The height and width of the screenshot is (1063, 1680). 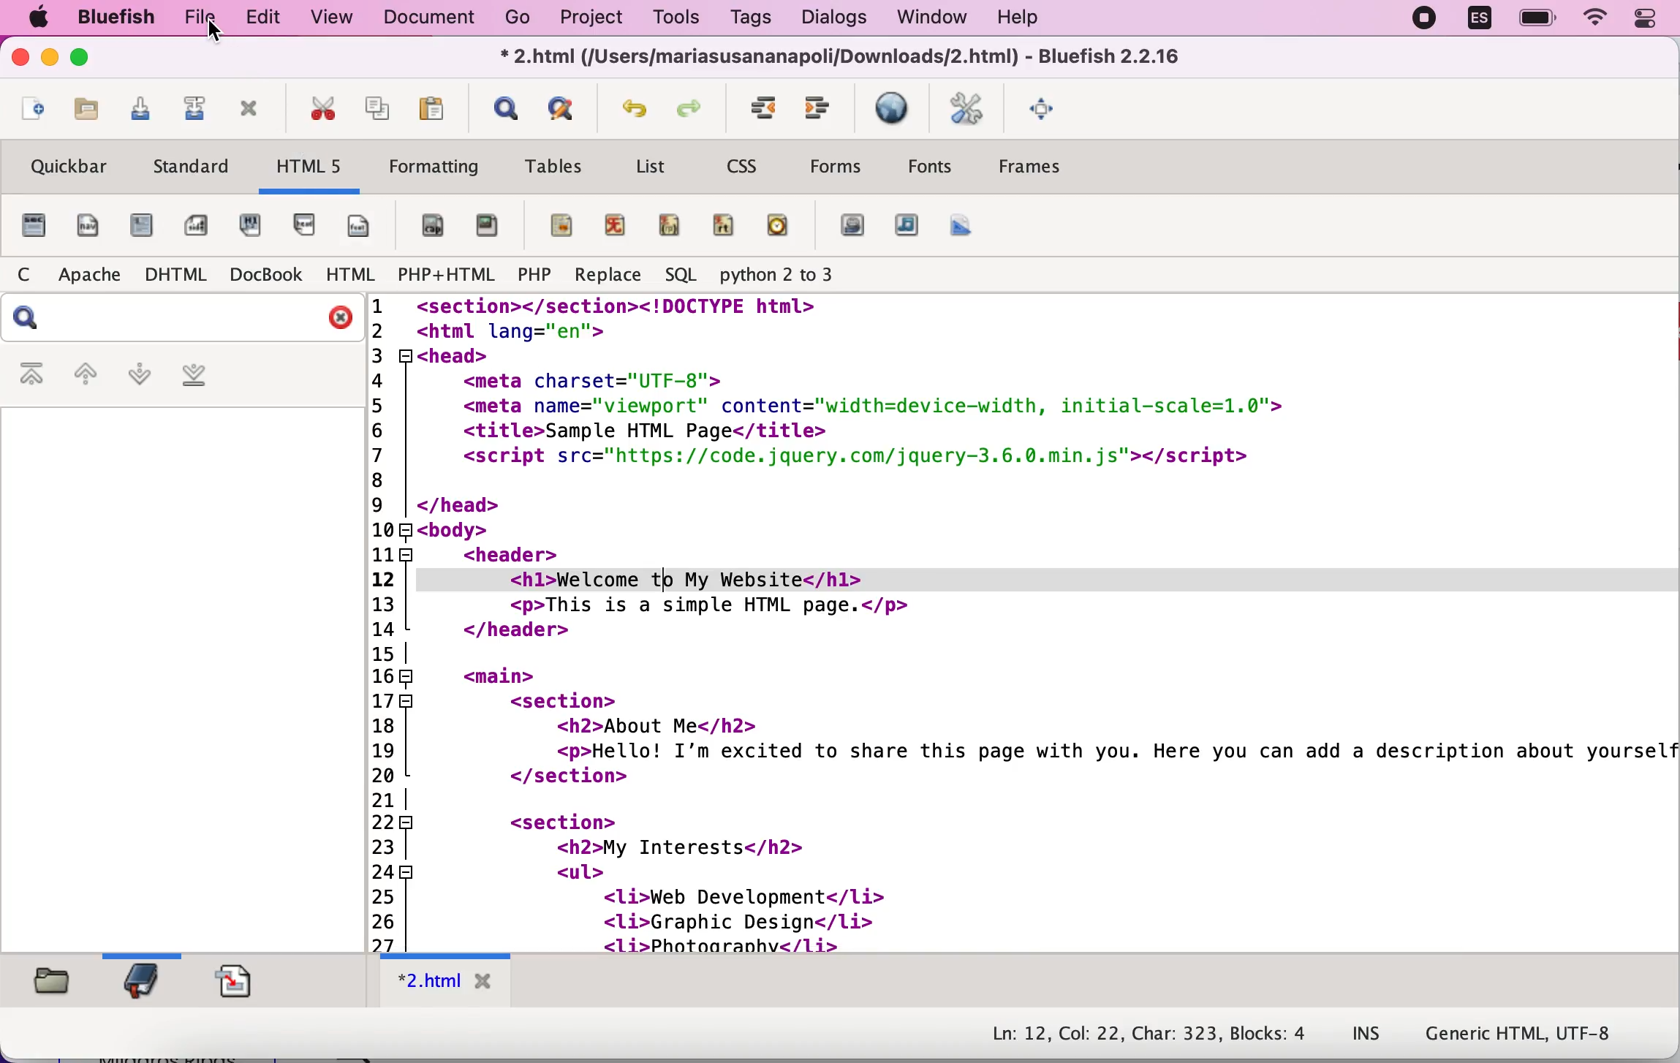 I want to click on copy, so click(x=373, y=107).